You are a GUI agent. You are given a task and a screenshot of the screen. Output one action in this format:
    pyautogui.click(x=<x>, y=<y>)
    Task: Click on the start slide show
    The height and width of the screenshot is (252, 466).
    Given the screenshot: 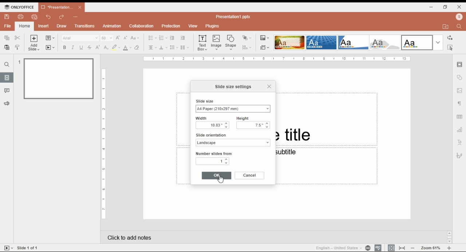 What is the action you would take?
    pyautogui.click(x=9, y=248)
    